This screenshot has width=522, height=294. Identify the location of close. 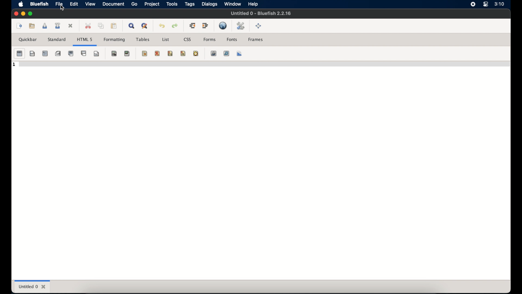
(15, 14).